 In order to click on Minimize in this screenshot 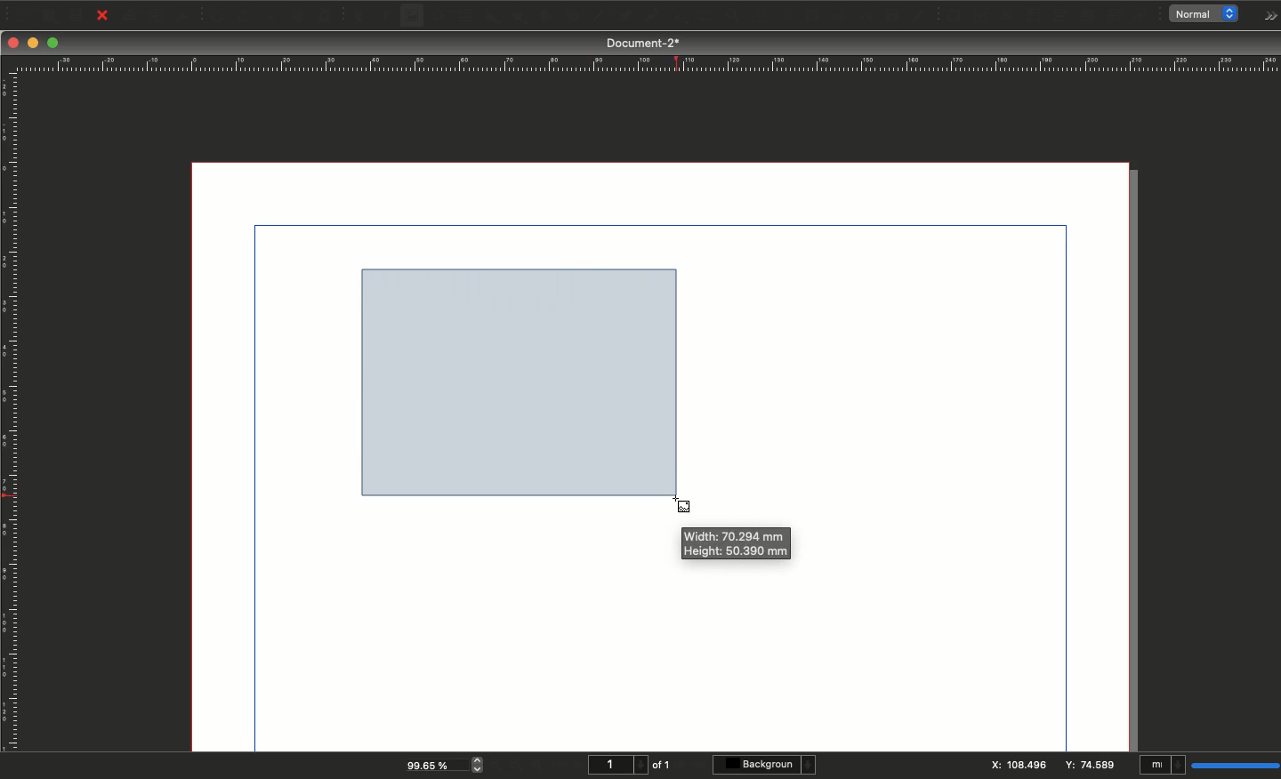, I will do `click(35, 44)`.